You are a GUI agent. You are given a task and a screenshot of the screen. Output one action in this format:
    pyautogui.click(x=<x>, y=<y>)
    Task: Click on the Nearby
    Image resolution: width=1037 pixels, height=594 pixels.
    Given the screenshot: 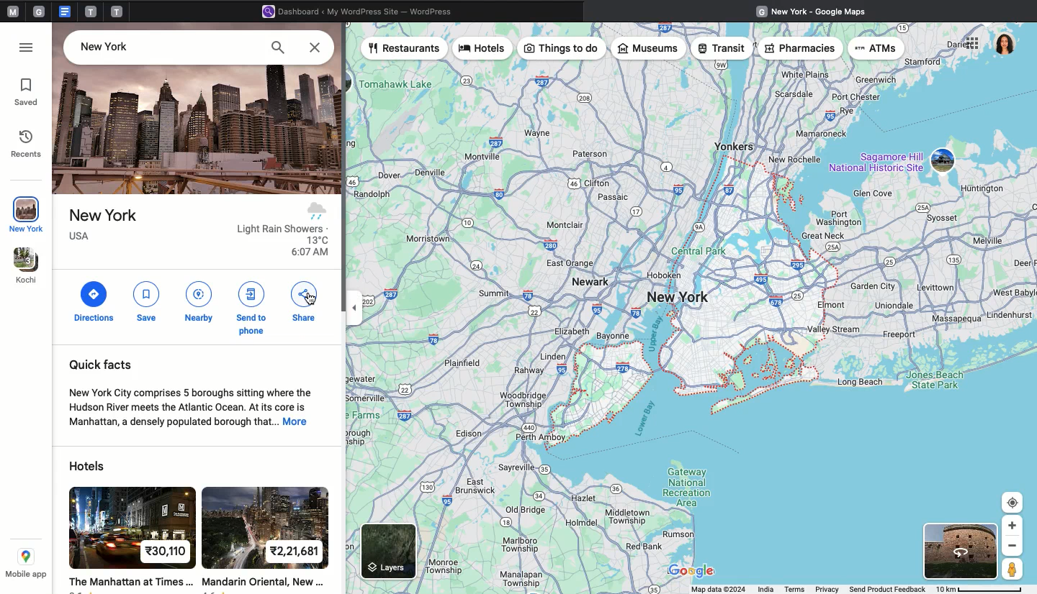 What is the action you would take?
    pyautogui.click(x=199, y=301)
    